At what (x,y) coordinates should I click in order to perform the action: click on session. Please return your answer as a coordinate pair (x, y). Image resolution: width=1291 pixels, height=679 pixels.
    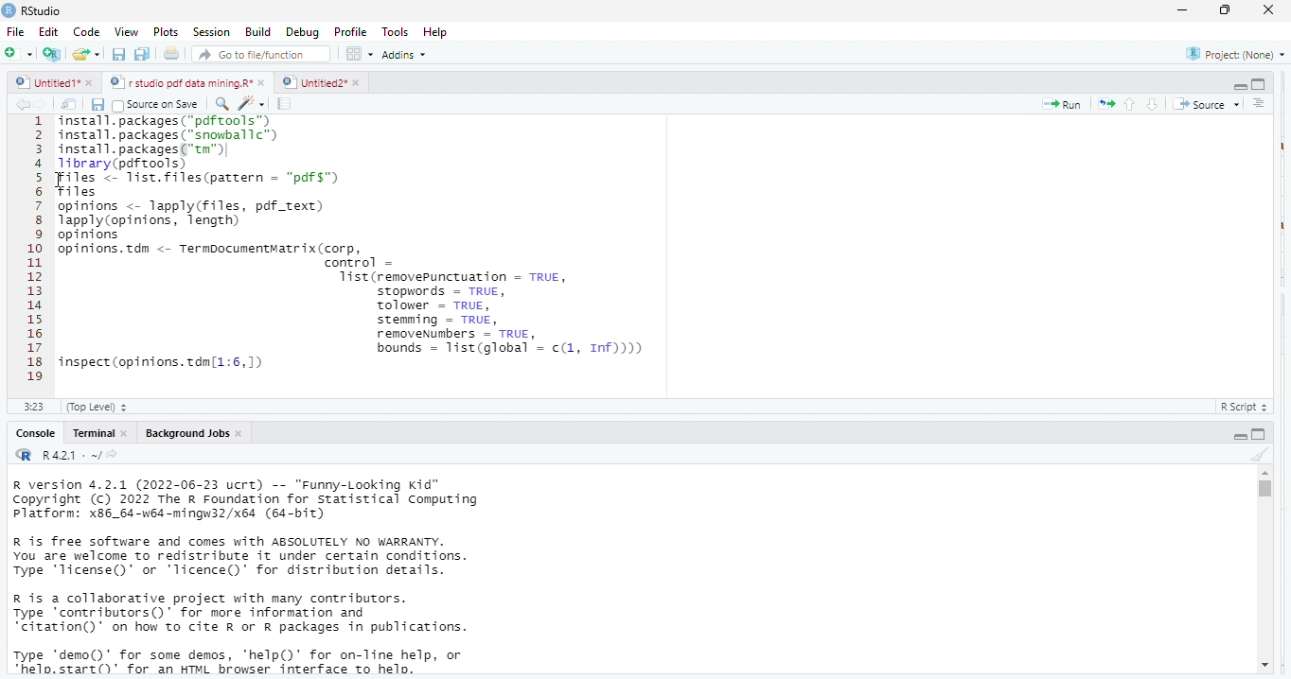
    Looking at the image, I should click on (210, 32).